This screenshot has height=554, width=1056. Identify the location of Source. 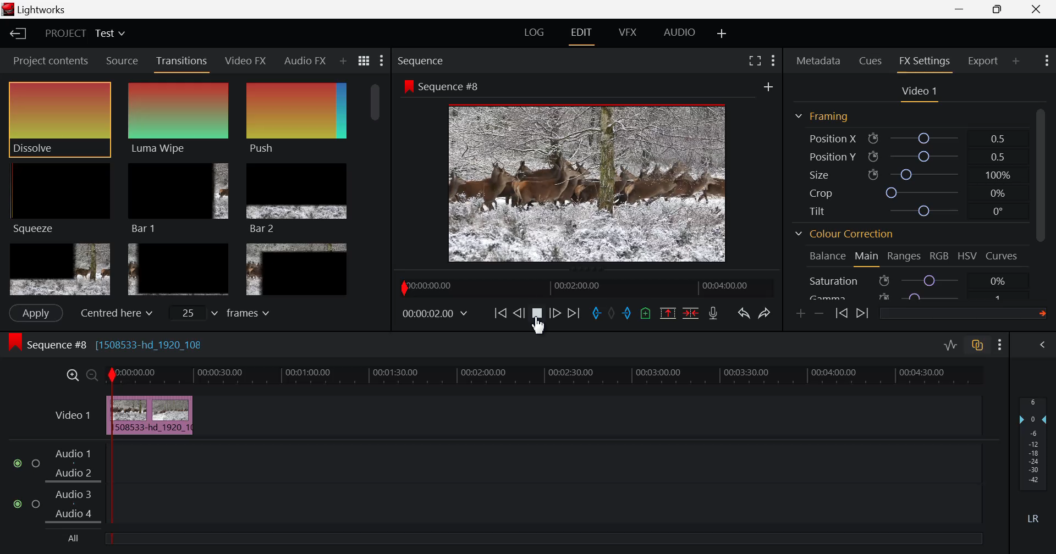
(121, 60).